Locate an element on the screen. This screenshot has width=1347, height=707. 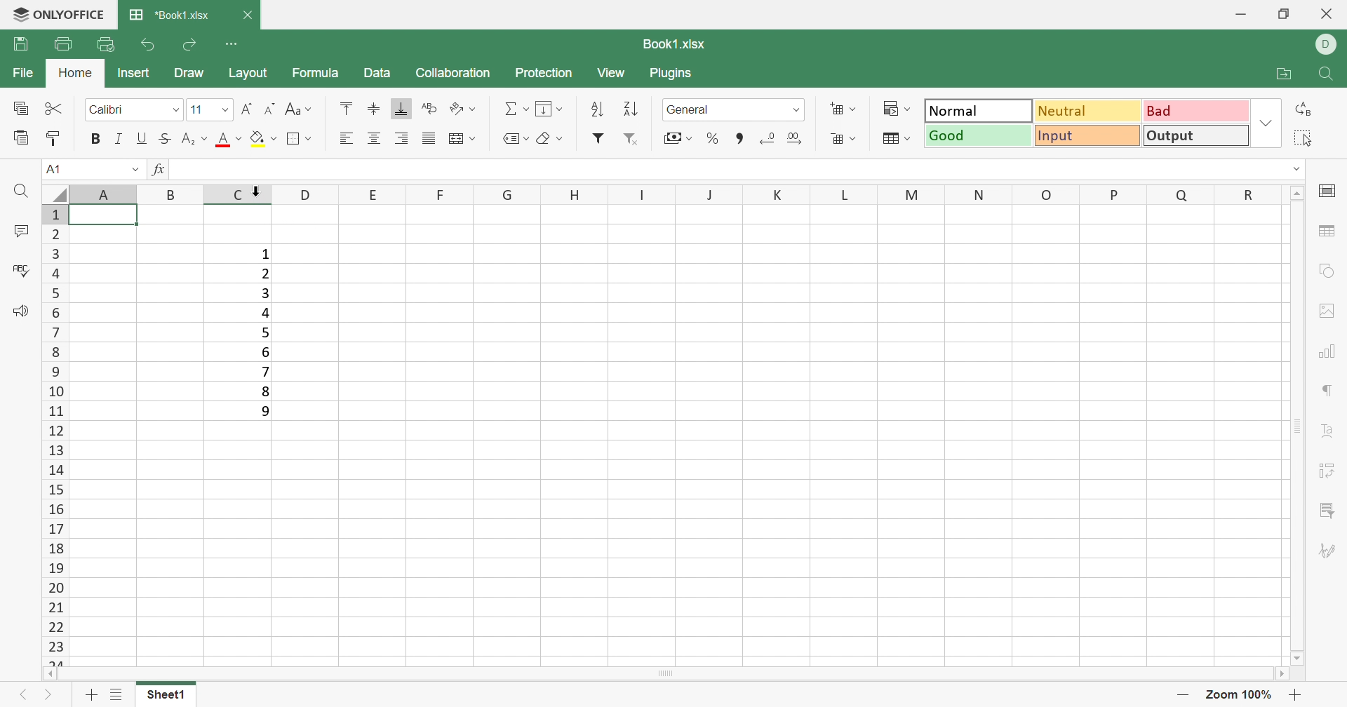
Borders is located at coordinates (301, 140).